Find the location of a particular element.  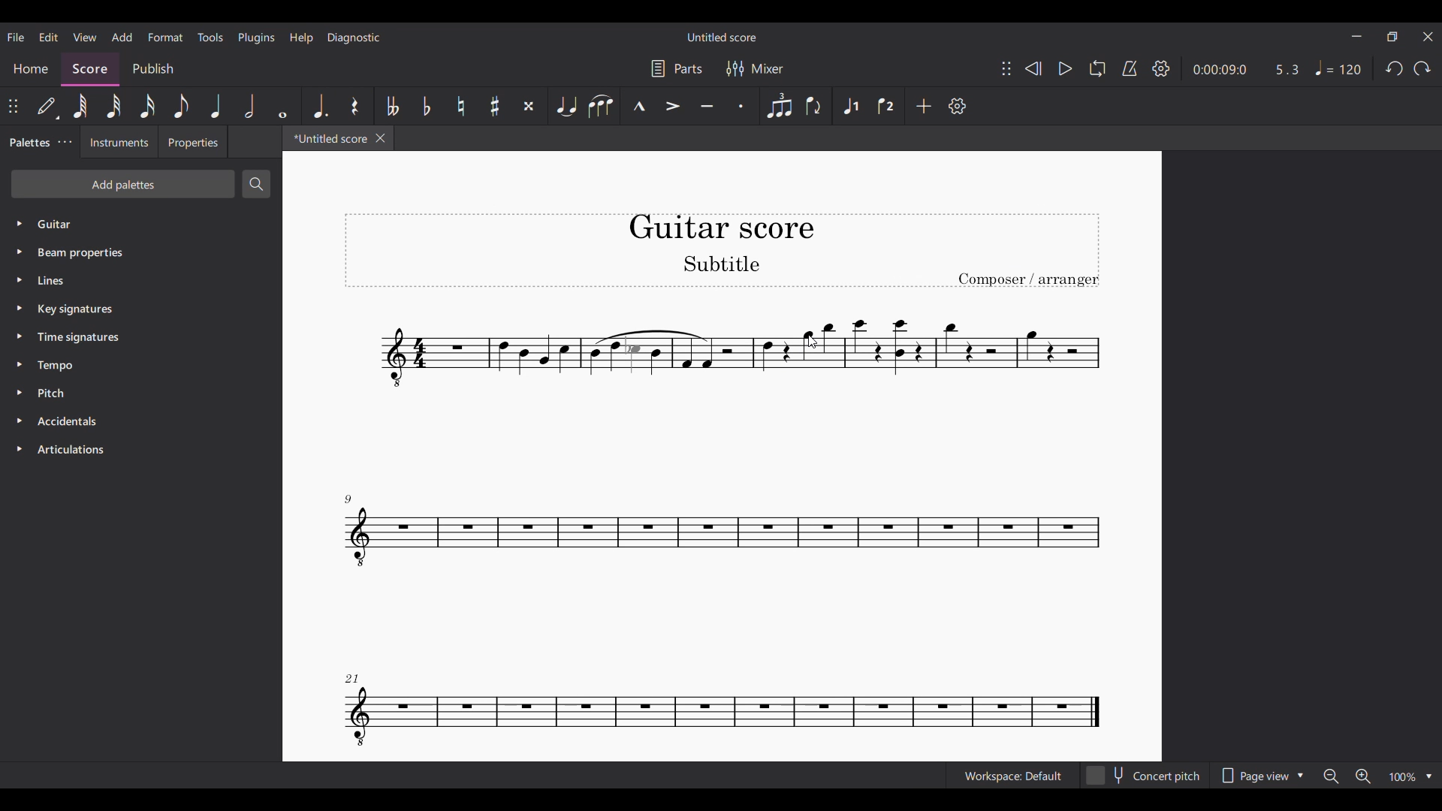

Settings is located at coordinates (958, 106).